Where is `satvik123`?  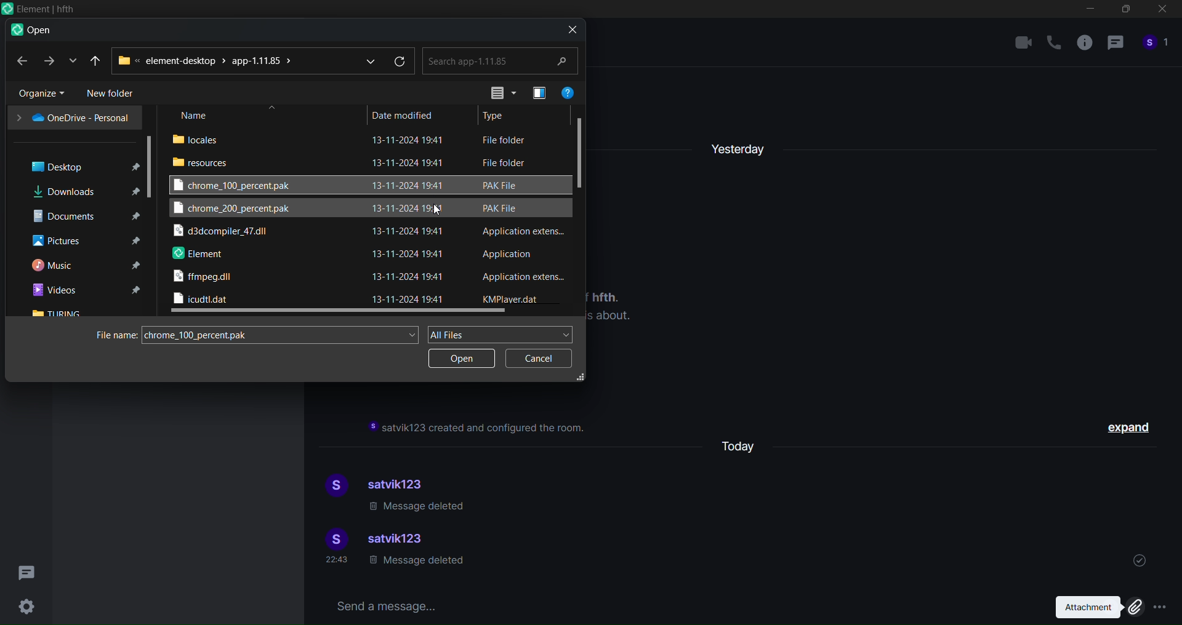 satvik123 is located at coordinates (402, 482).